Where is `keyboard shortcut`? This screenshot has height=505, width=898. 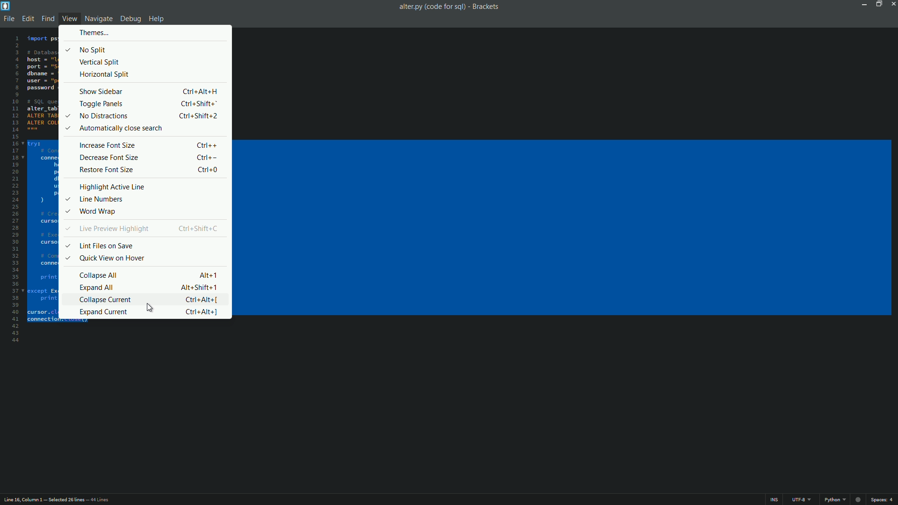 keyboard shortcut is located at coordinates (201, 92).